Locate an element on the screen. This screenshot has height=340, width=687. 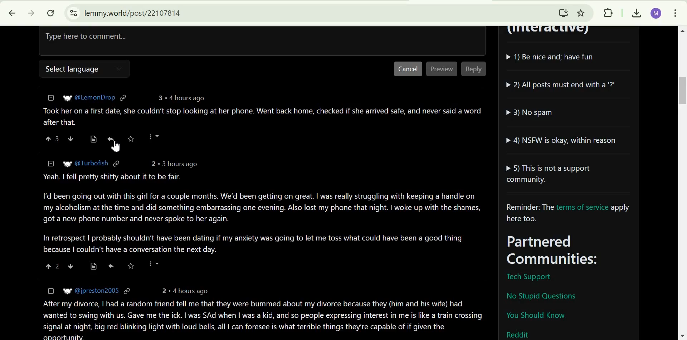
Parterned Communities is located at coordinates (571, 251).